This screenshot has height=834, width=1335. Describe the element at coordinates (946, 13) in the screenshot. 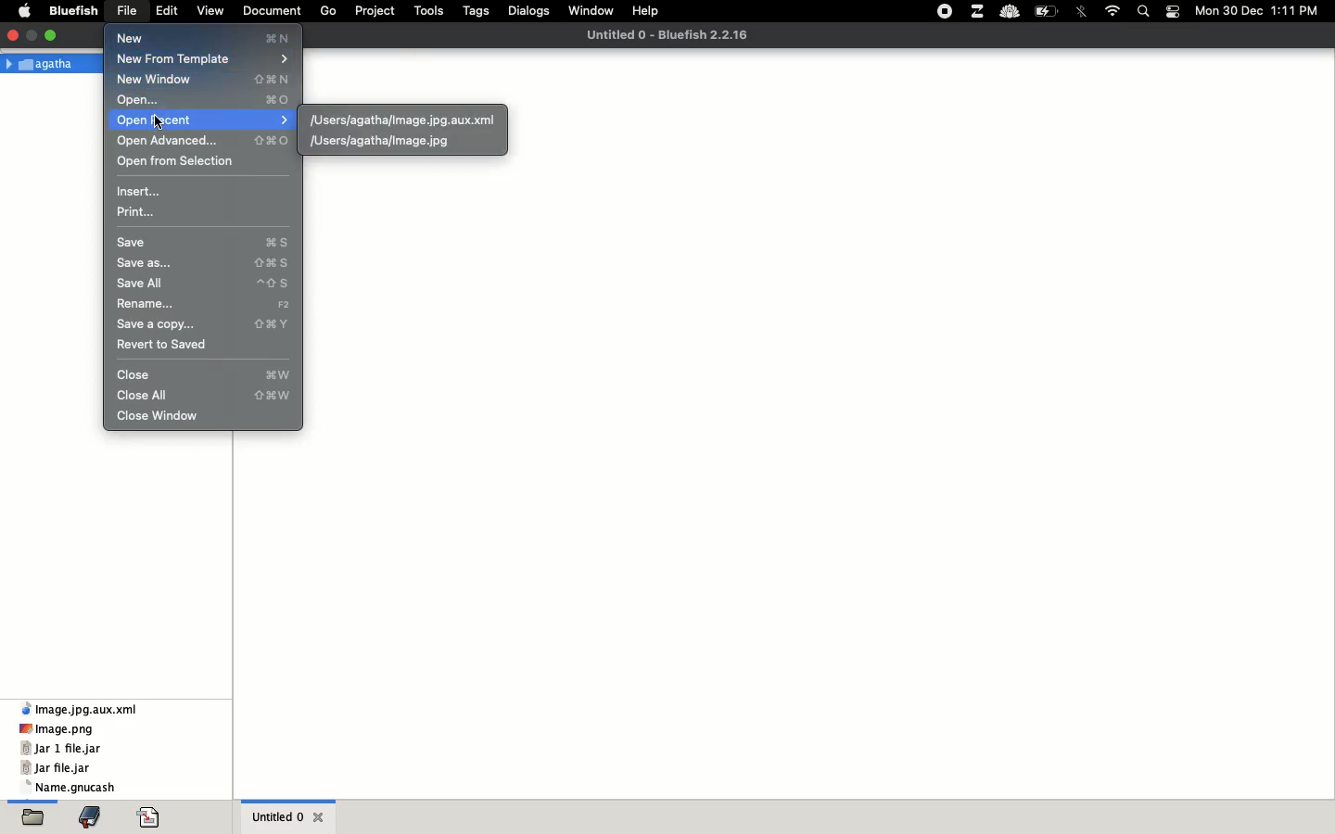

I see `recording` at that location.